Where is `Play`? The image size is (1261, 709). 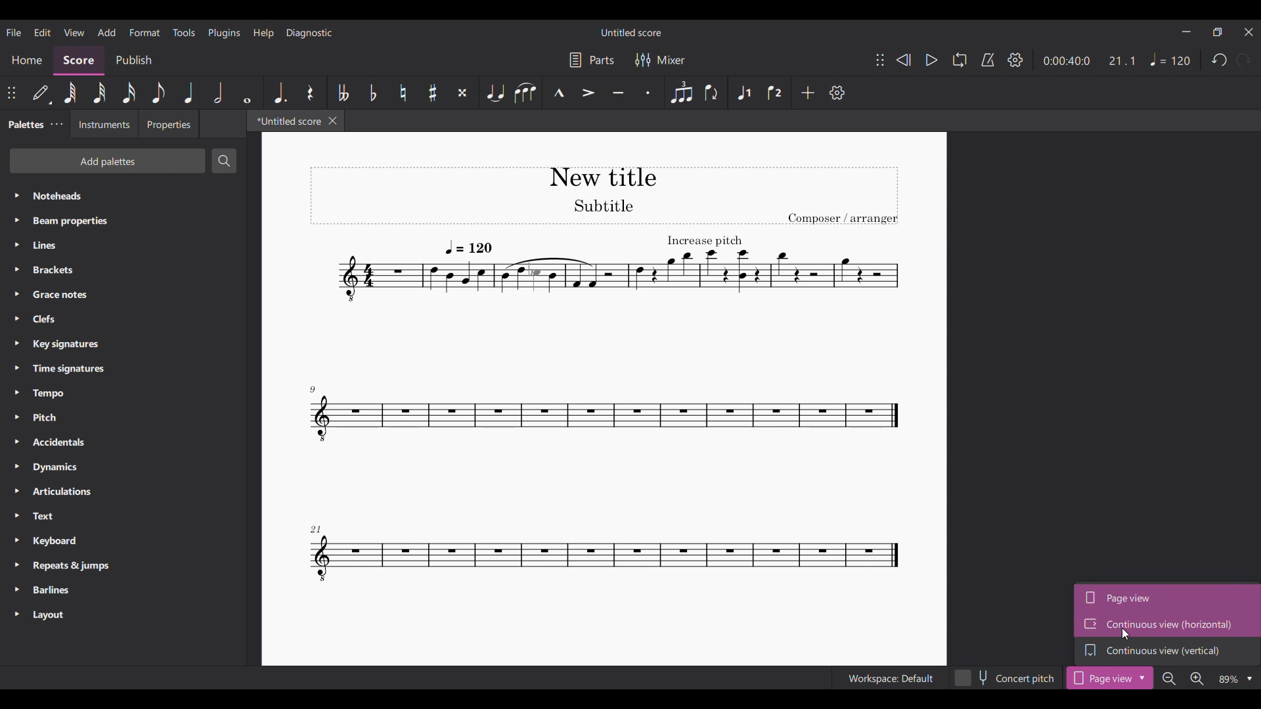 Play is located at coordinates (932, 60).